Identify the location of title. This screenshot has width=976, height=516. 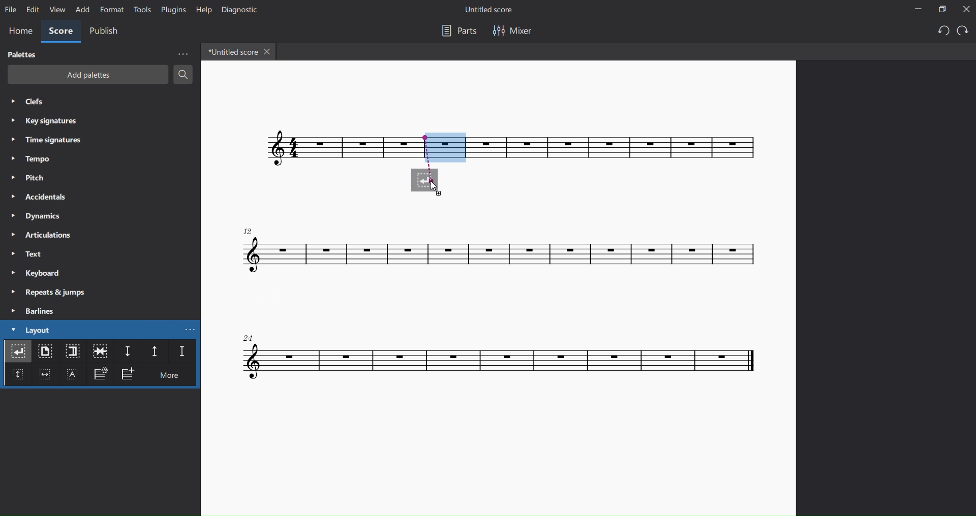
(494, 9).